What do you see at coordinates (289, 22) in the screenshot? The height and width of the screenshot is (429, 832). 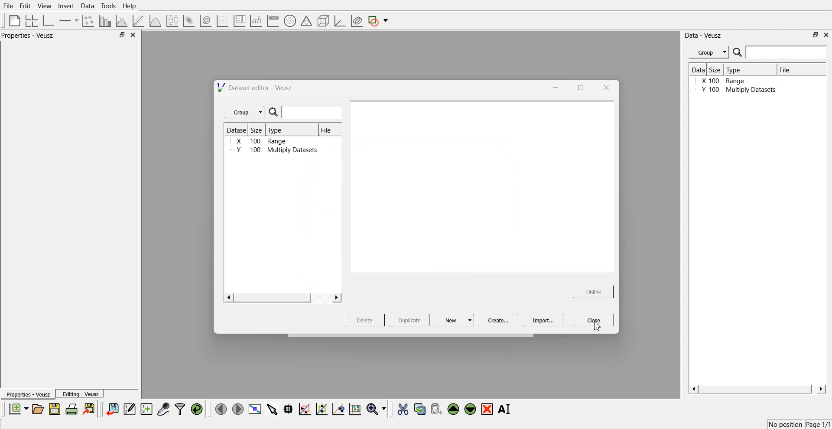 I see `polar graph` at bounding box center [289, 22].